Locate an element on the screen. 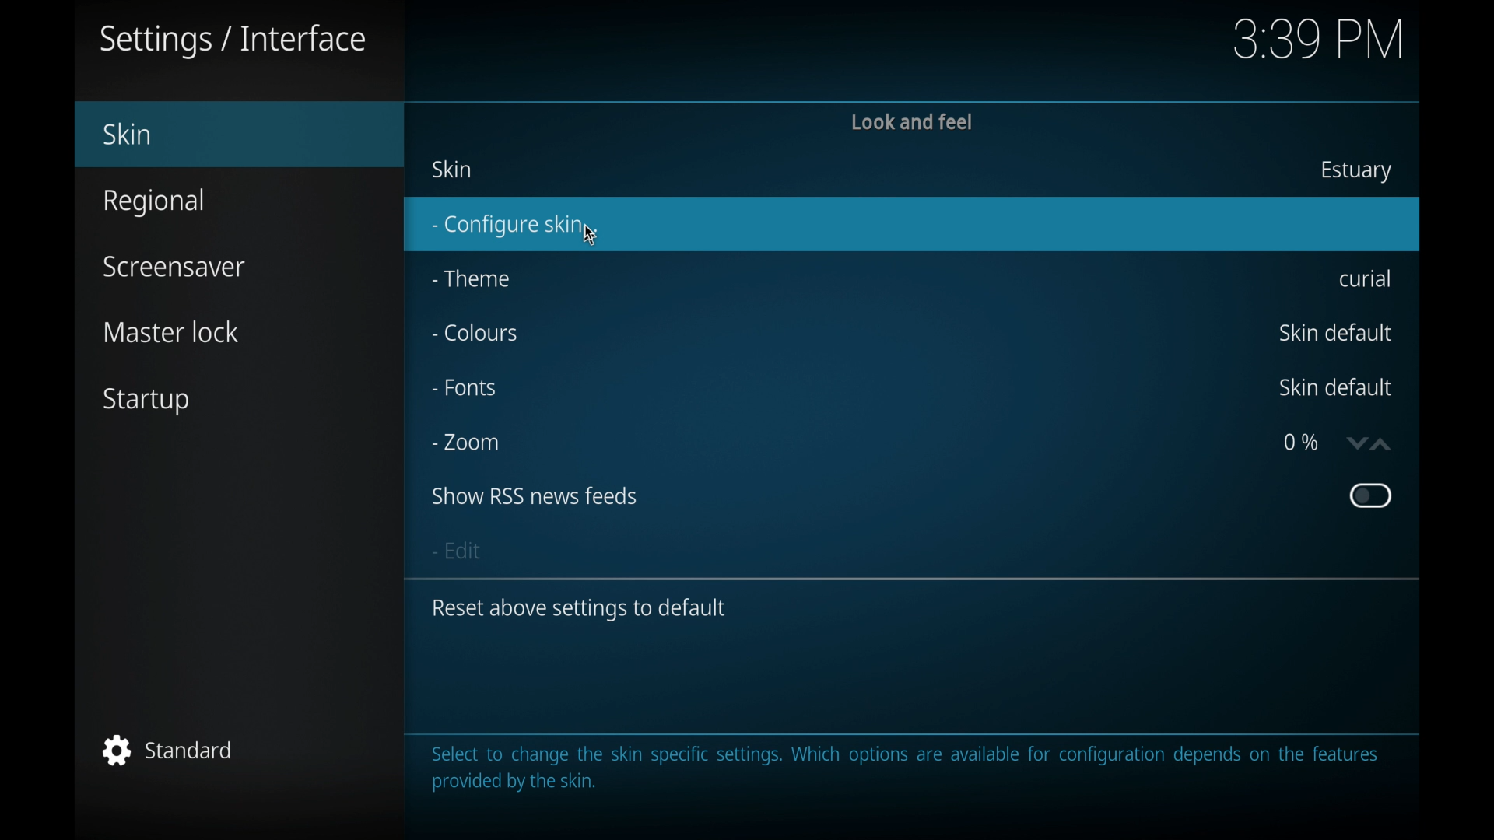 The width and height of the screenshot is (1494, 840). regional is located at coordinates (155, 203).